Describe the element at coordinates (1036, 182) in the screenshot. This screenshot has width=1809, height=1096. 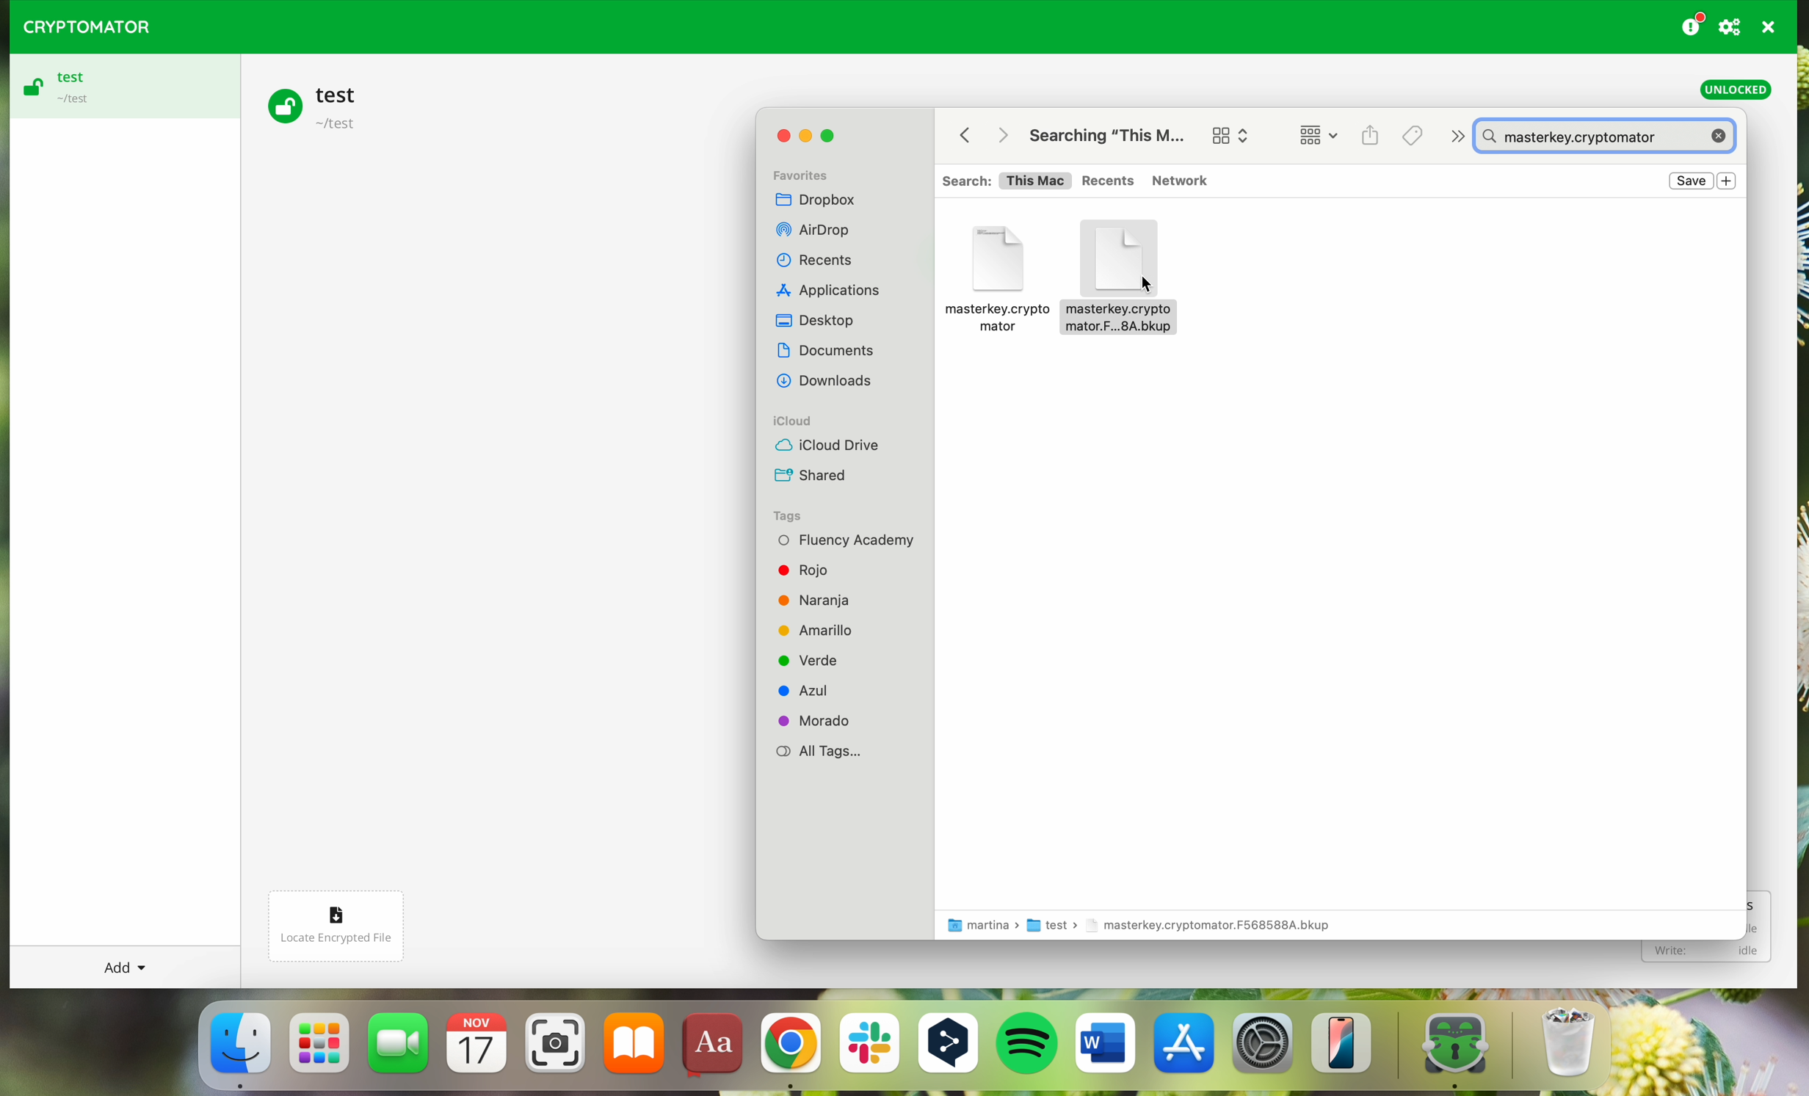
I see `This Mac` at that location.